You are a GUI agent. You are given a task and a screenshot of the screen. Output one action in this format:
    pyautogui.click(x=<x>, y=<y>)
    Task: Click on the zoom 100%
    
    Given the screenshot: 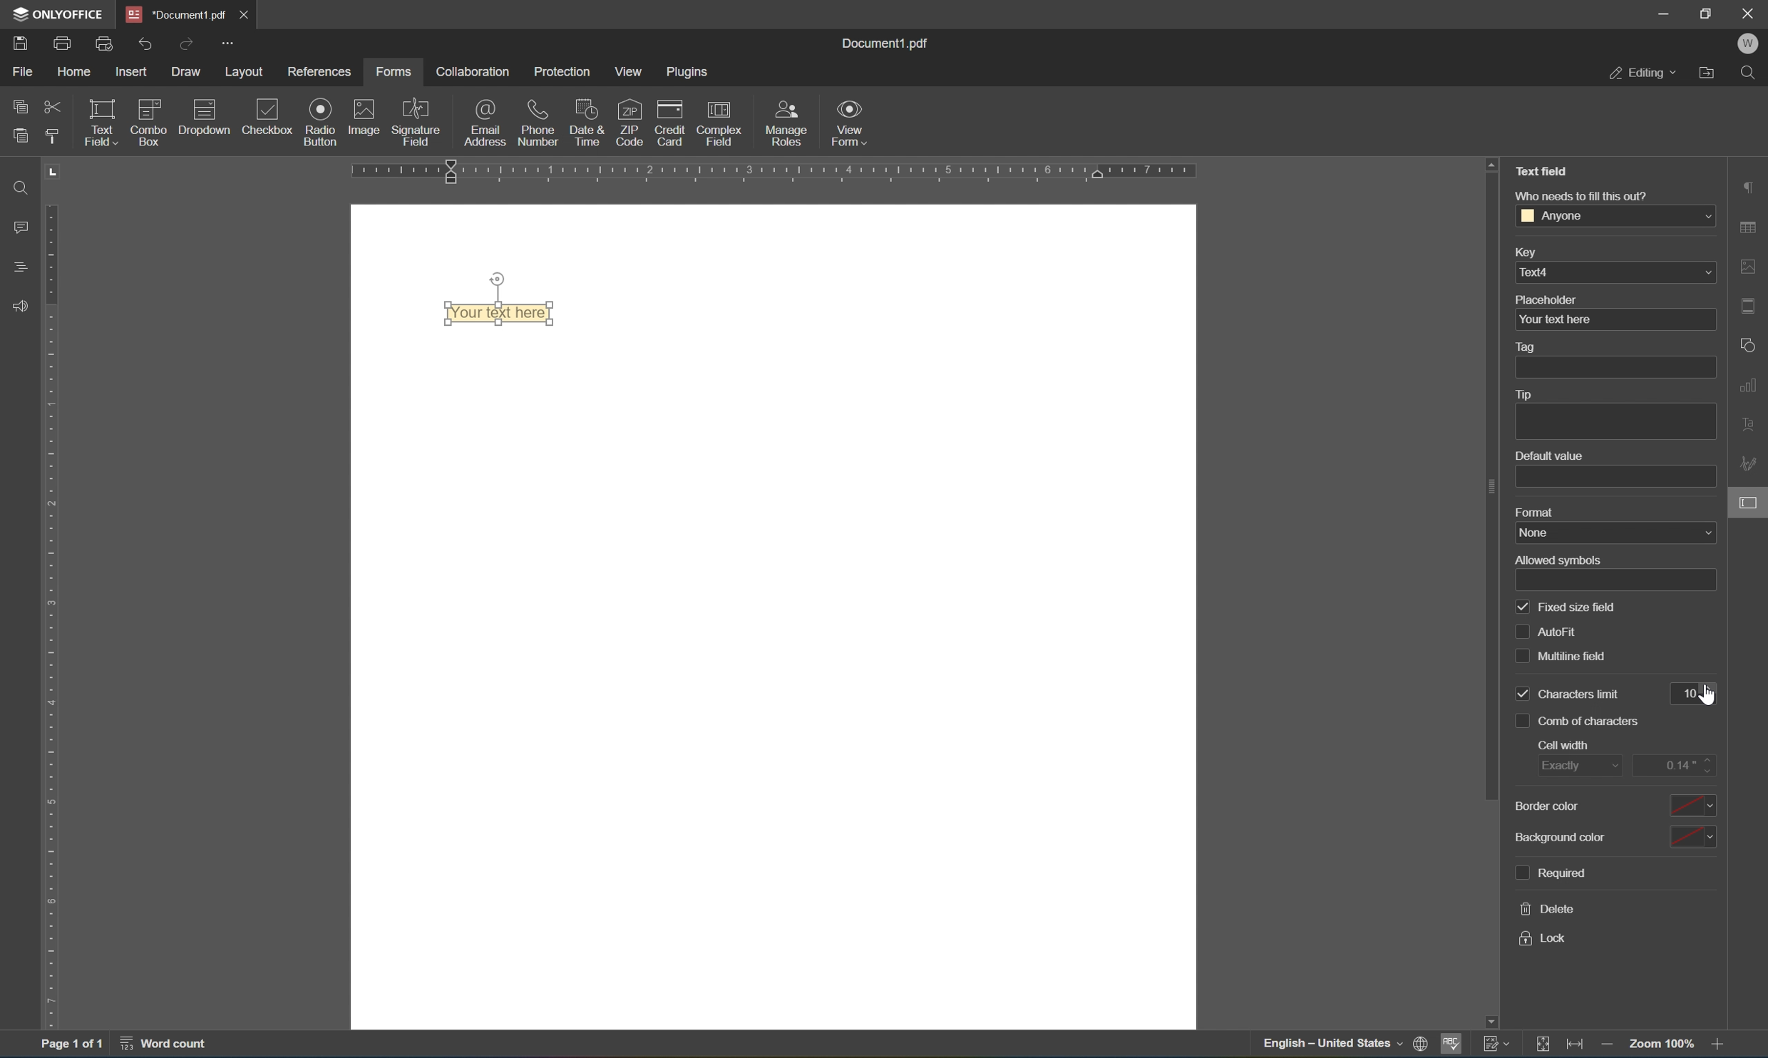 What is the action you would take?
    pyautogui.click(x=1660, y=1045)
    